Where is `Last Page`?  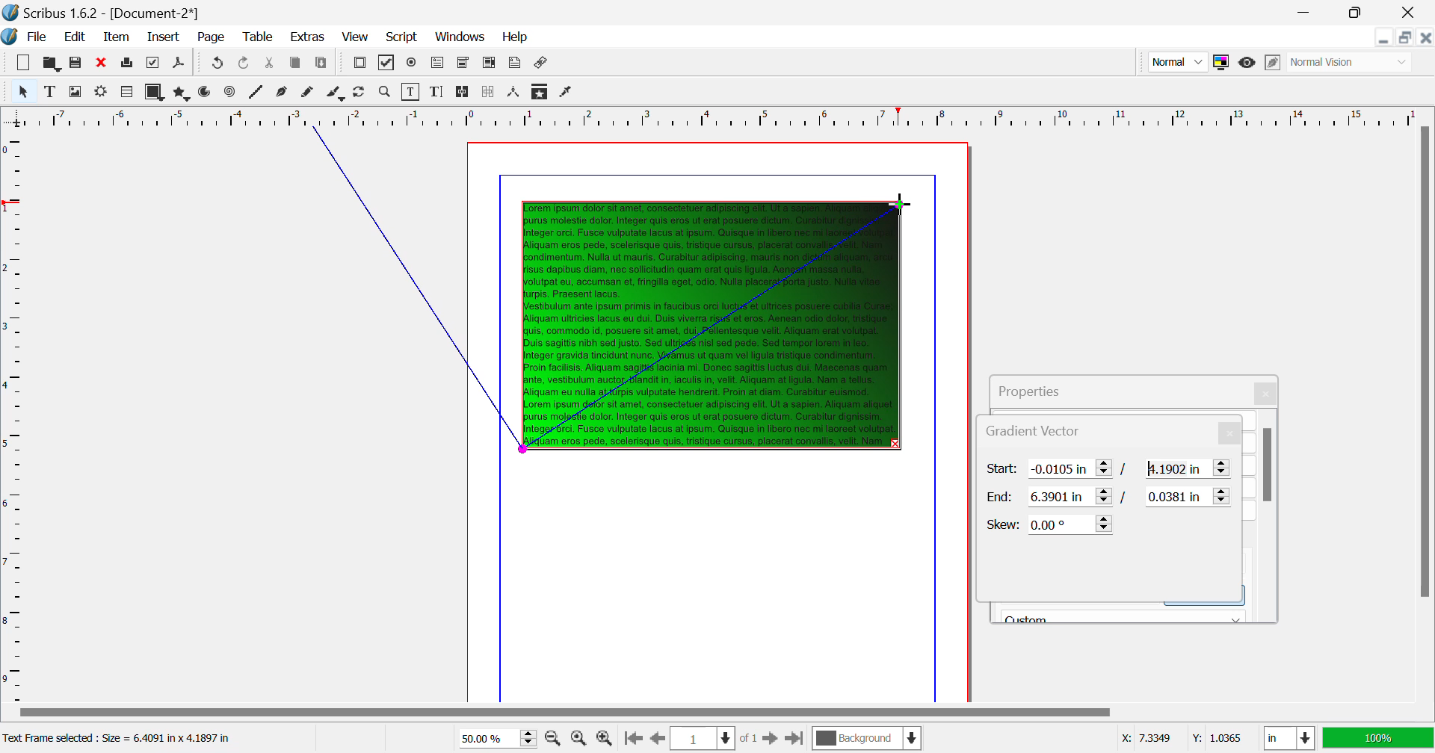 Last Page is located at coordinates (794, 739).